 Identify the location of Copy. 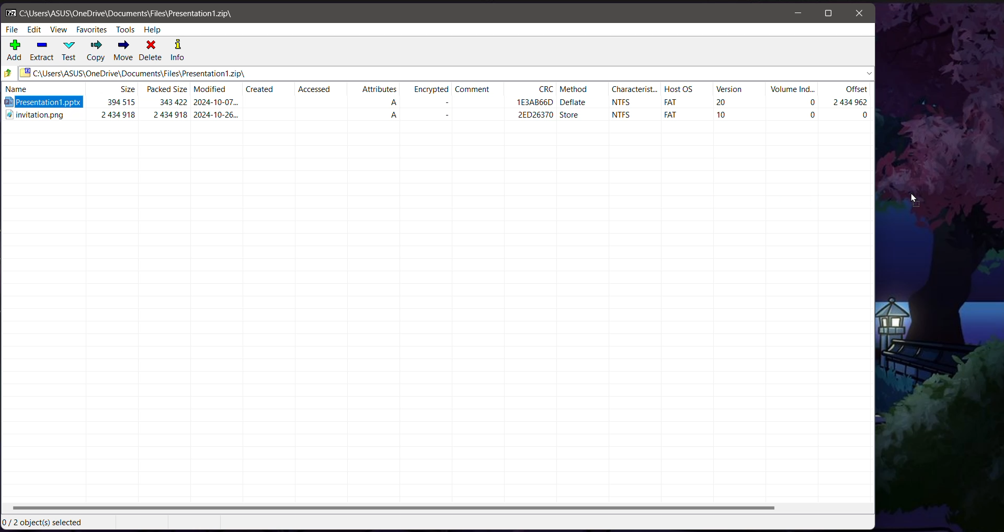
(96, 51).